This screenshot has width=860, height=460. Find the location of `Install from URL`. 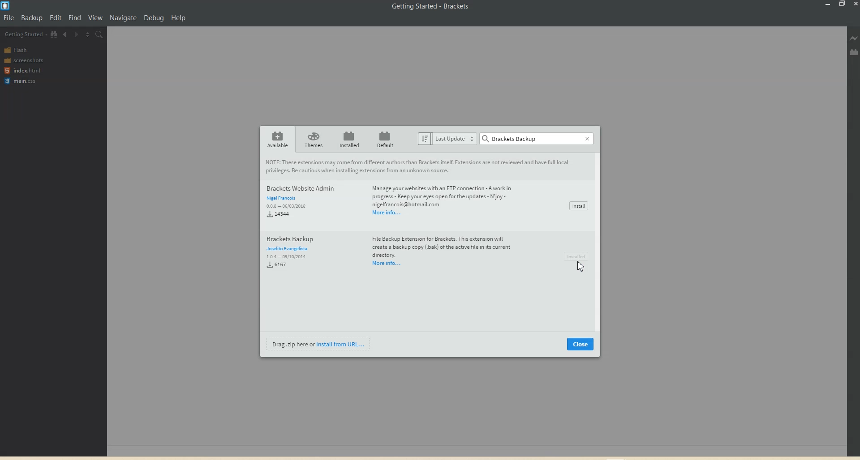

Install from URL is located at coordinates (318, 344).